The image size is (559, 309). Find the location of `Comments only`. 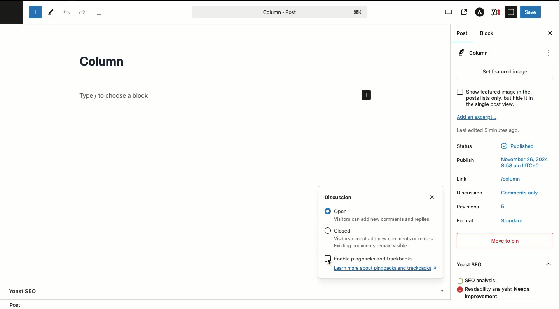

Comments only is located at coordinates (521, 192).